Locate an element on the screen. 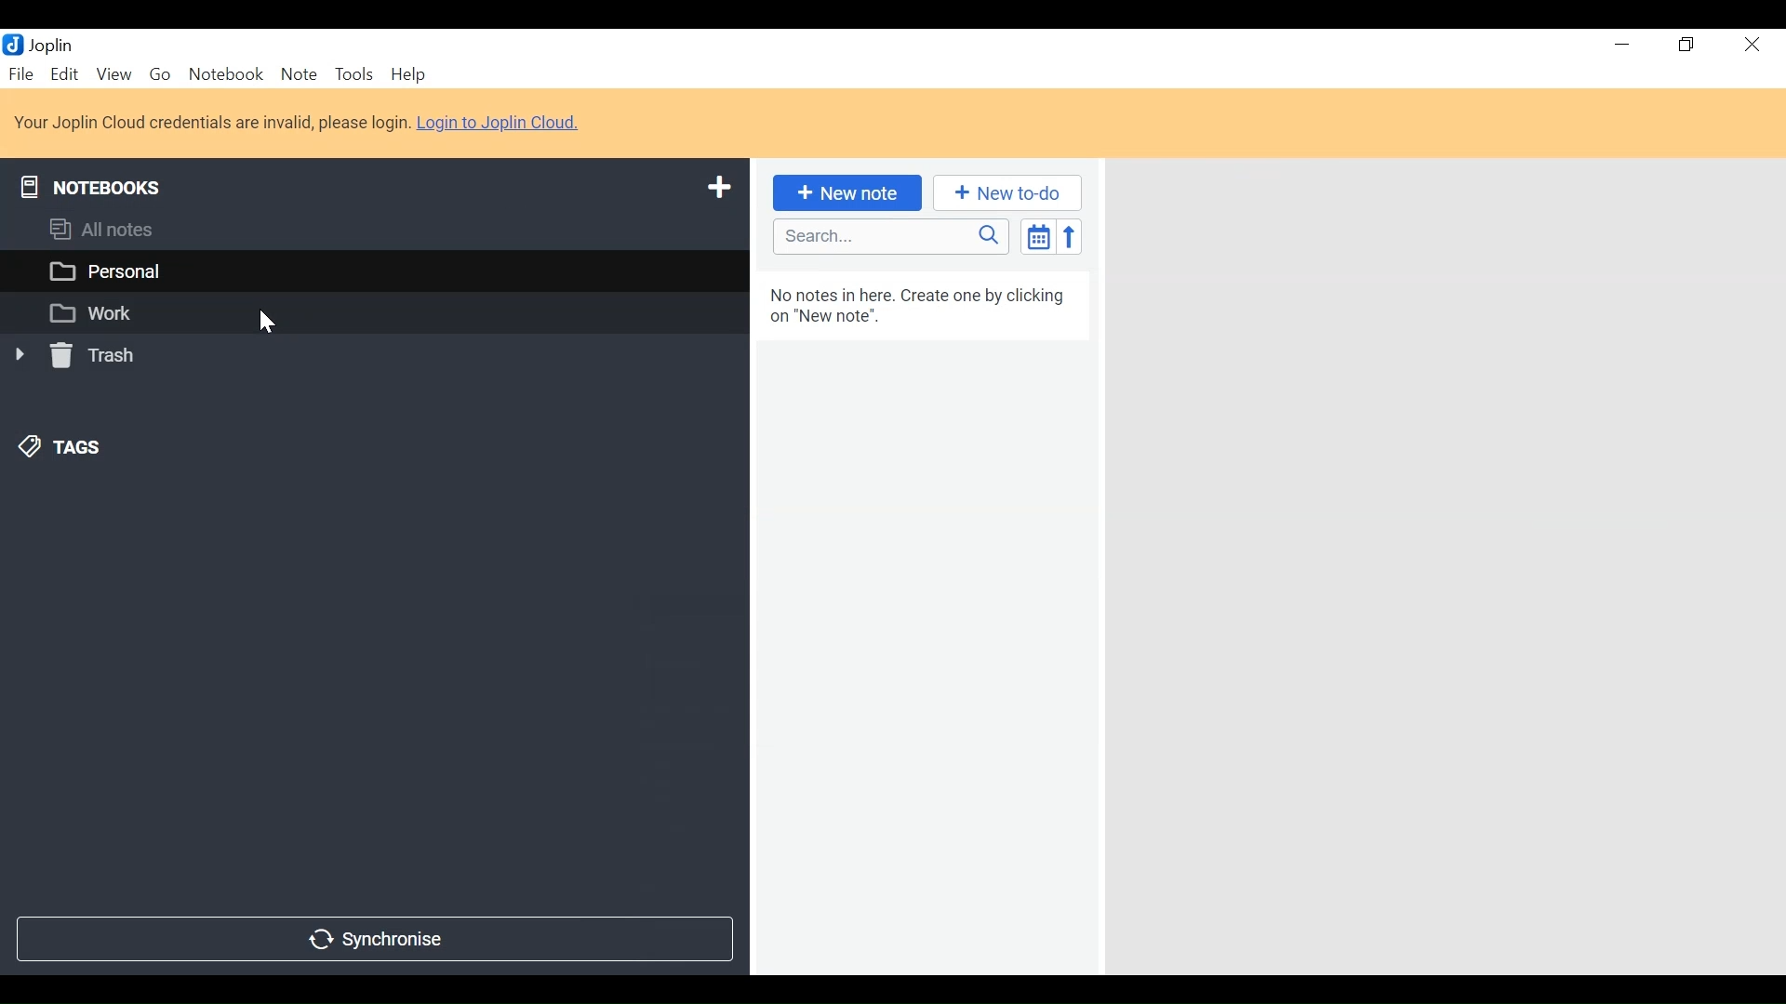 The width and height of the screenshot is (1786, 1004). Search is located at coordinates (891, 237).